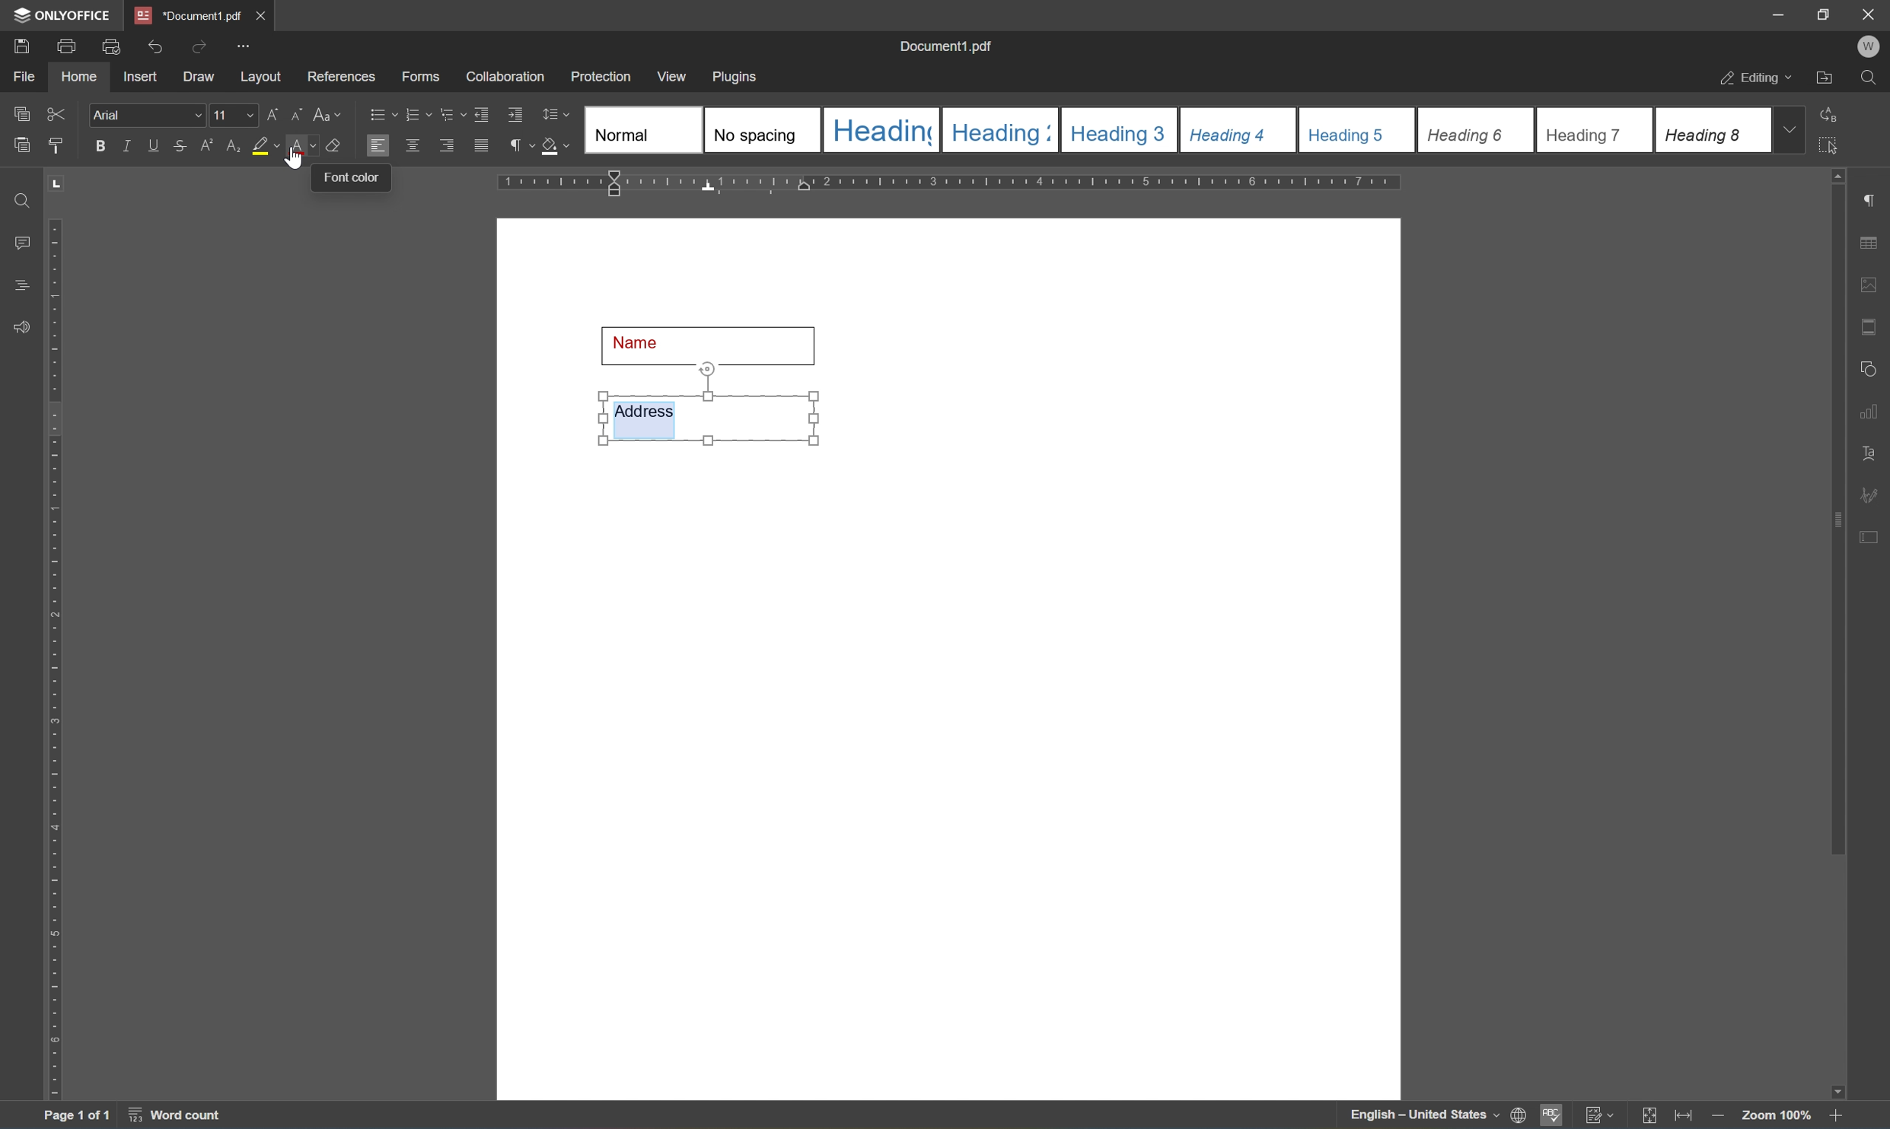  Describe the element at coordinates (1871, 450) in the screenshot. I see `text art settings` at that location.